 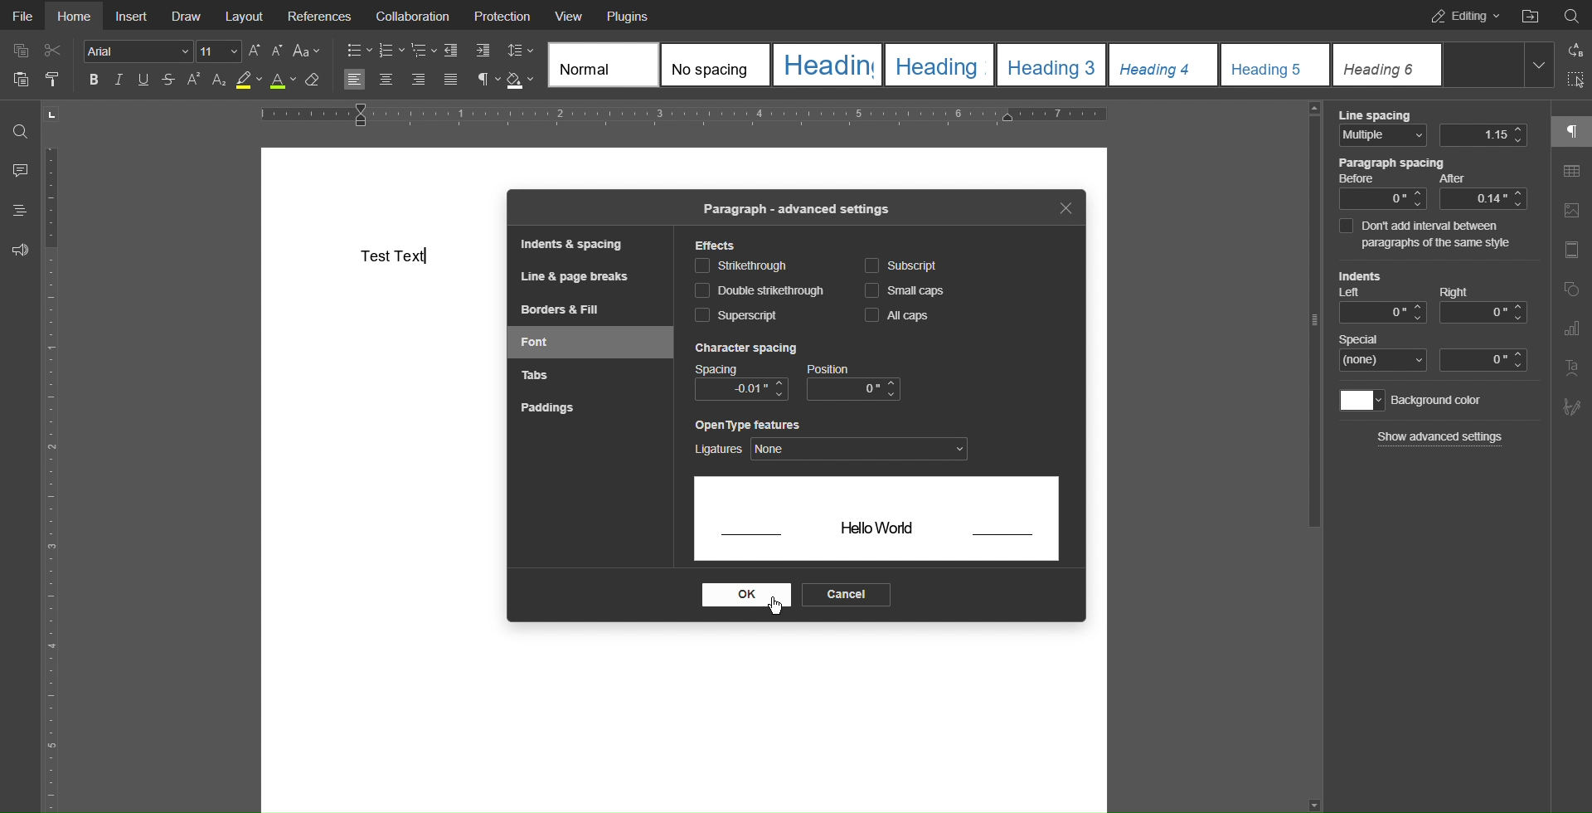 What do you see at coordinates (57, 475) in the screenshot?
I see `Vertical Ruler` at bounding box center [57, 475].